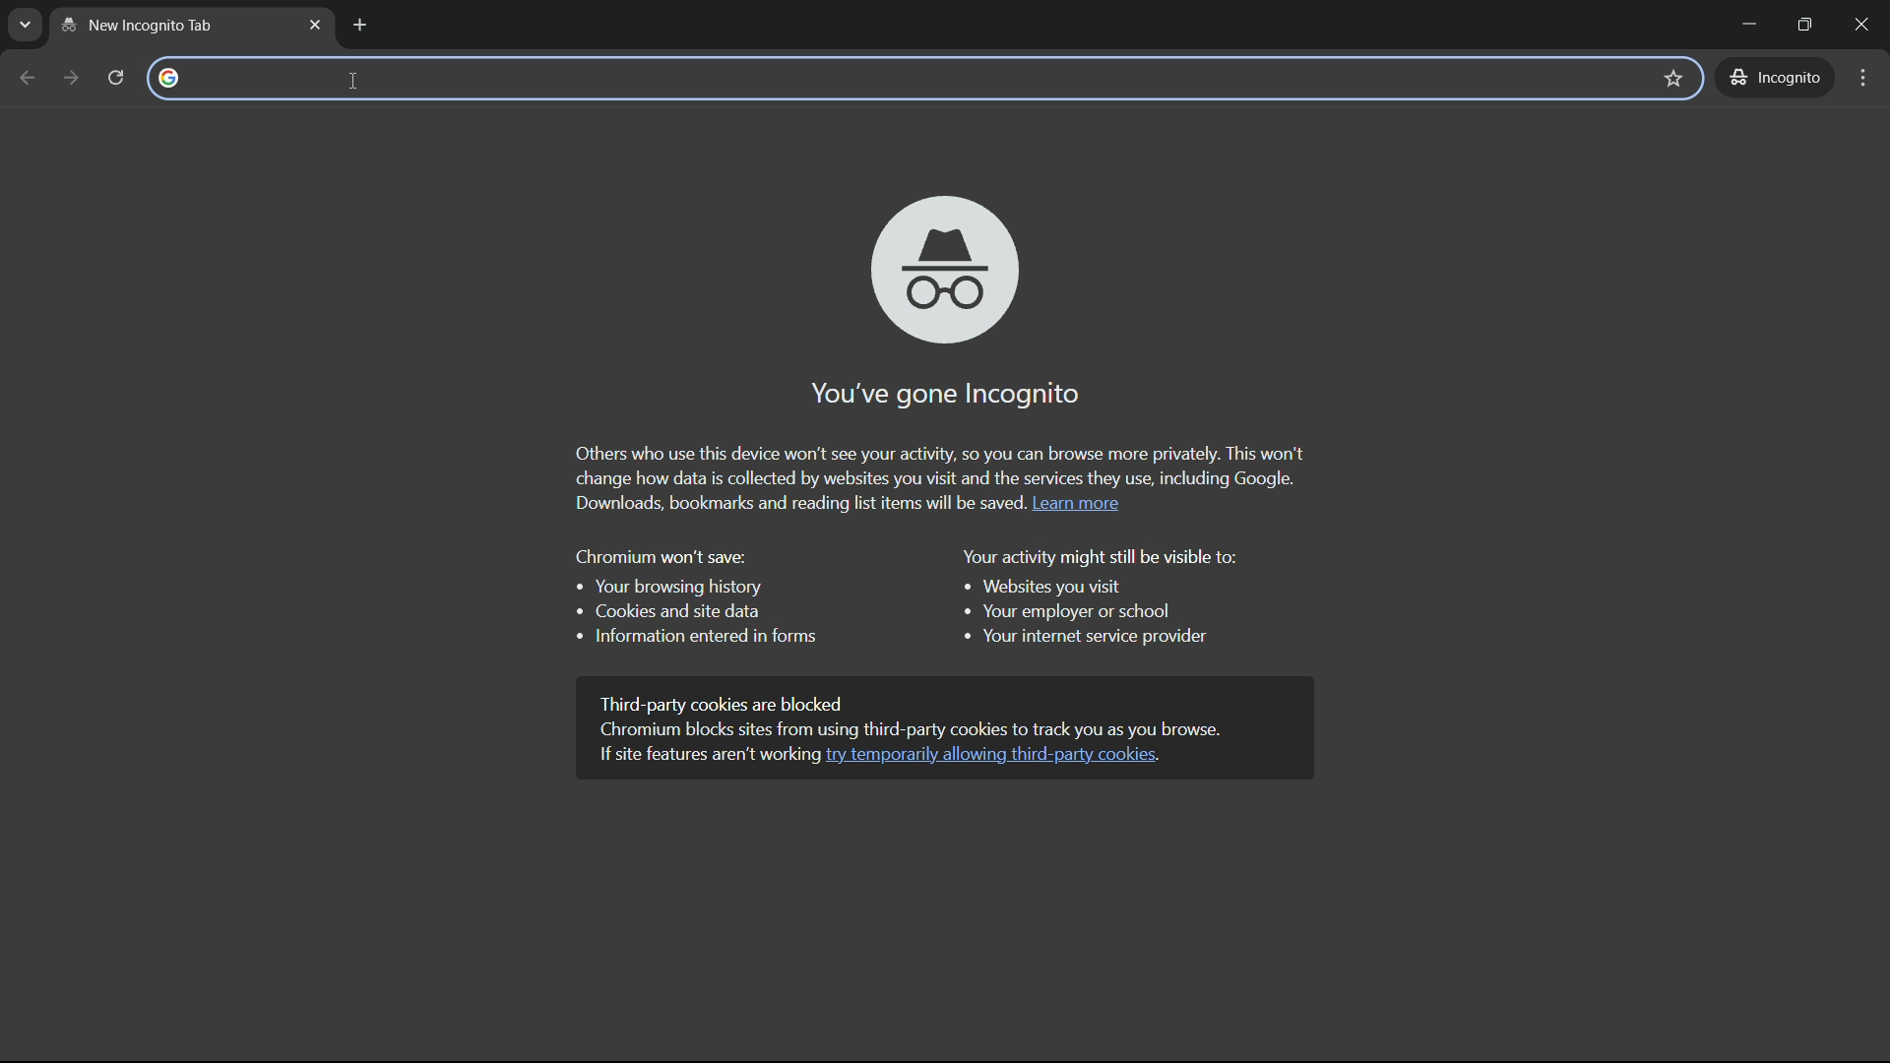 The width and height of the screenshot is (1890, 1063). Describe the element at coordinates (1862, 79) in the screenshot. I see `more options` at that location.